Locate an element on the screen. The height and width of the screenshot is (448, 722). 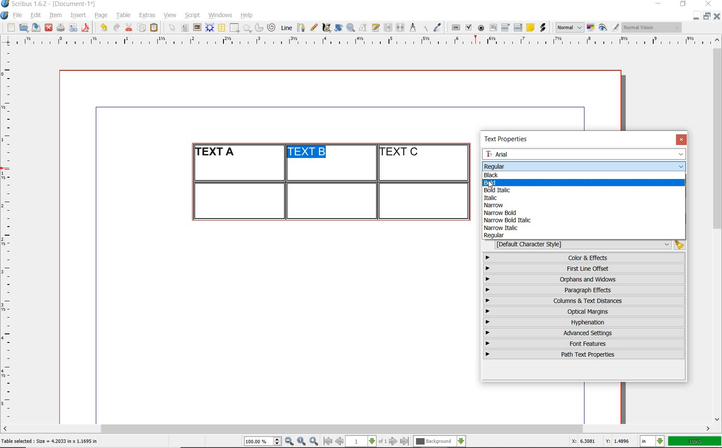
calligraphic line is located at coordinates (327, 27).